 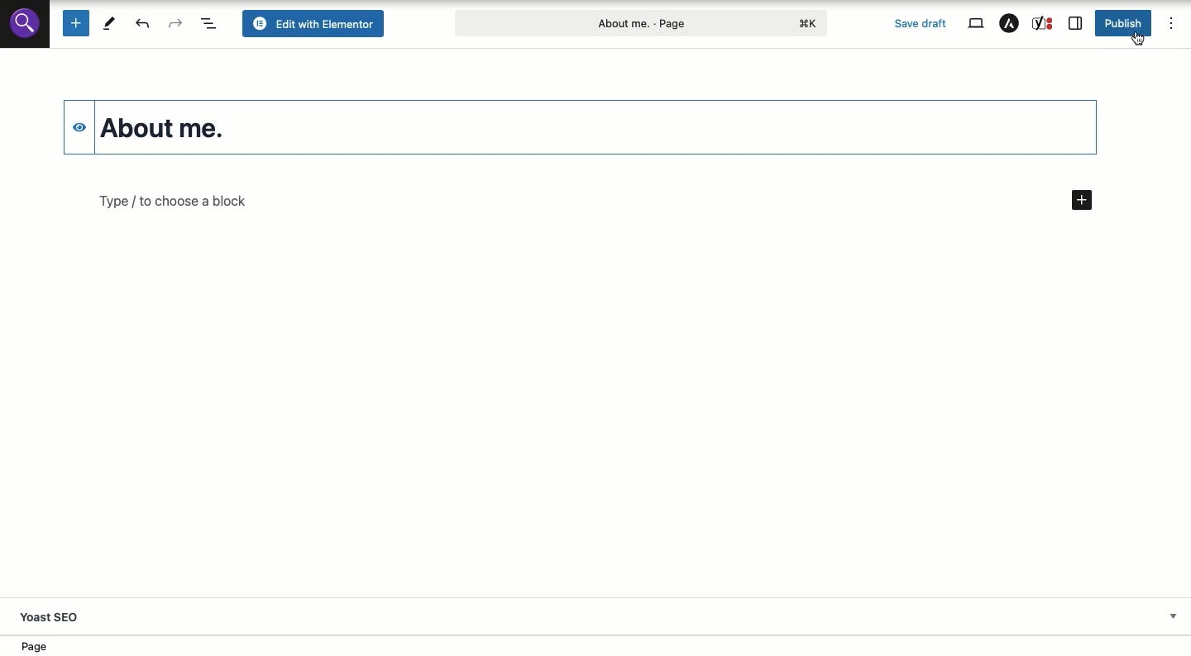 What do you see at coordinates (75, 124) in the screenshot?
I see `Hide` at bounding box center [75, 124].